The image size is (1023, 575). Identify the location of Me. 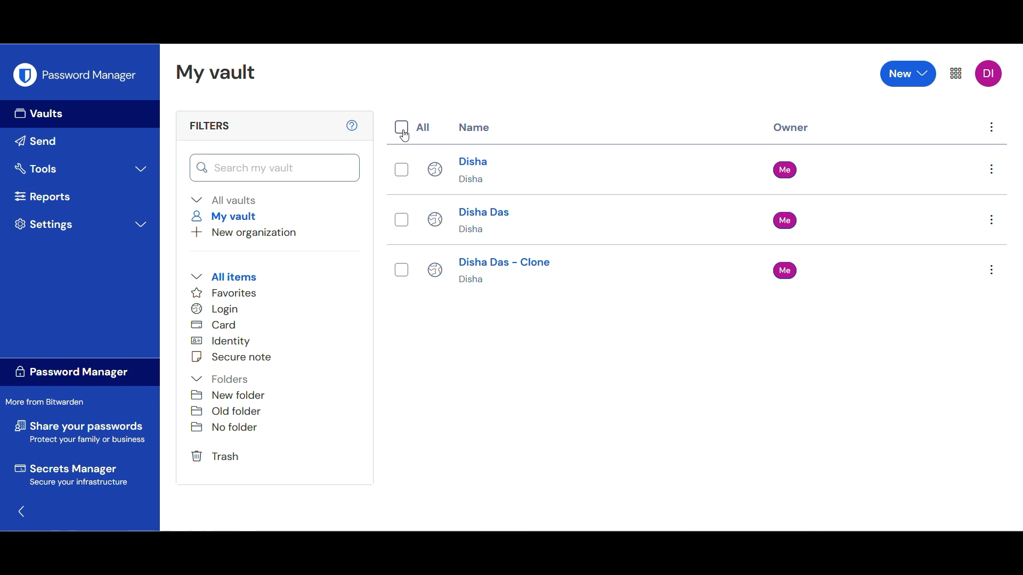
(785, 220).